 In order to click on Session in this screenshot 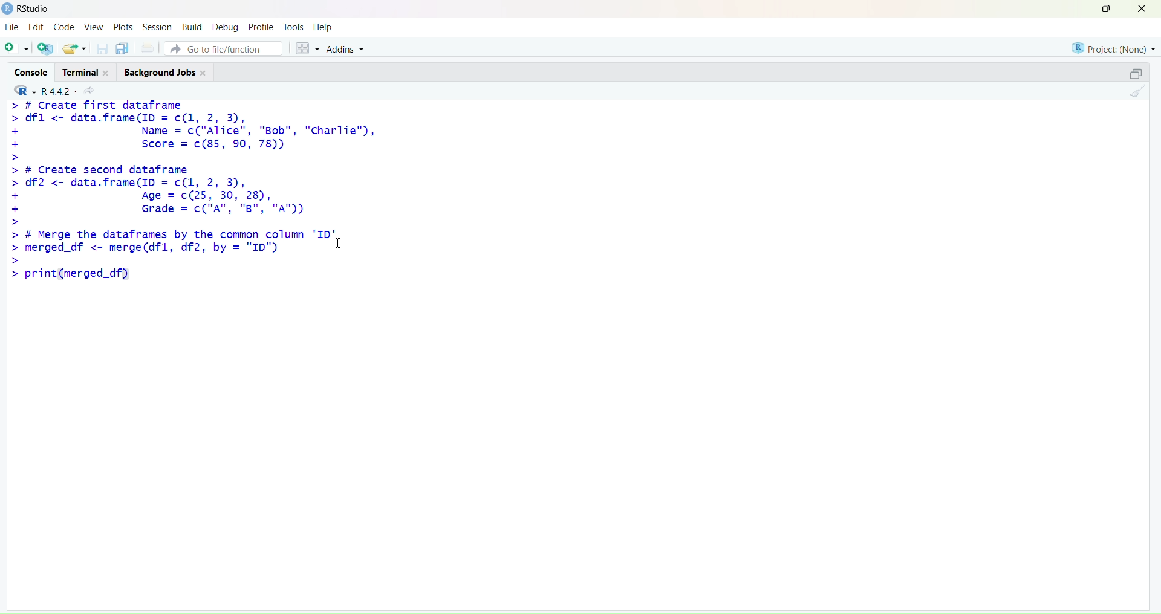, I will do `click(158, 27)`.